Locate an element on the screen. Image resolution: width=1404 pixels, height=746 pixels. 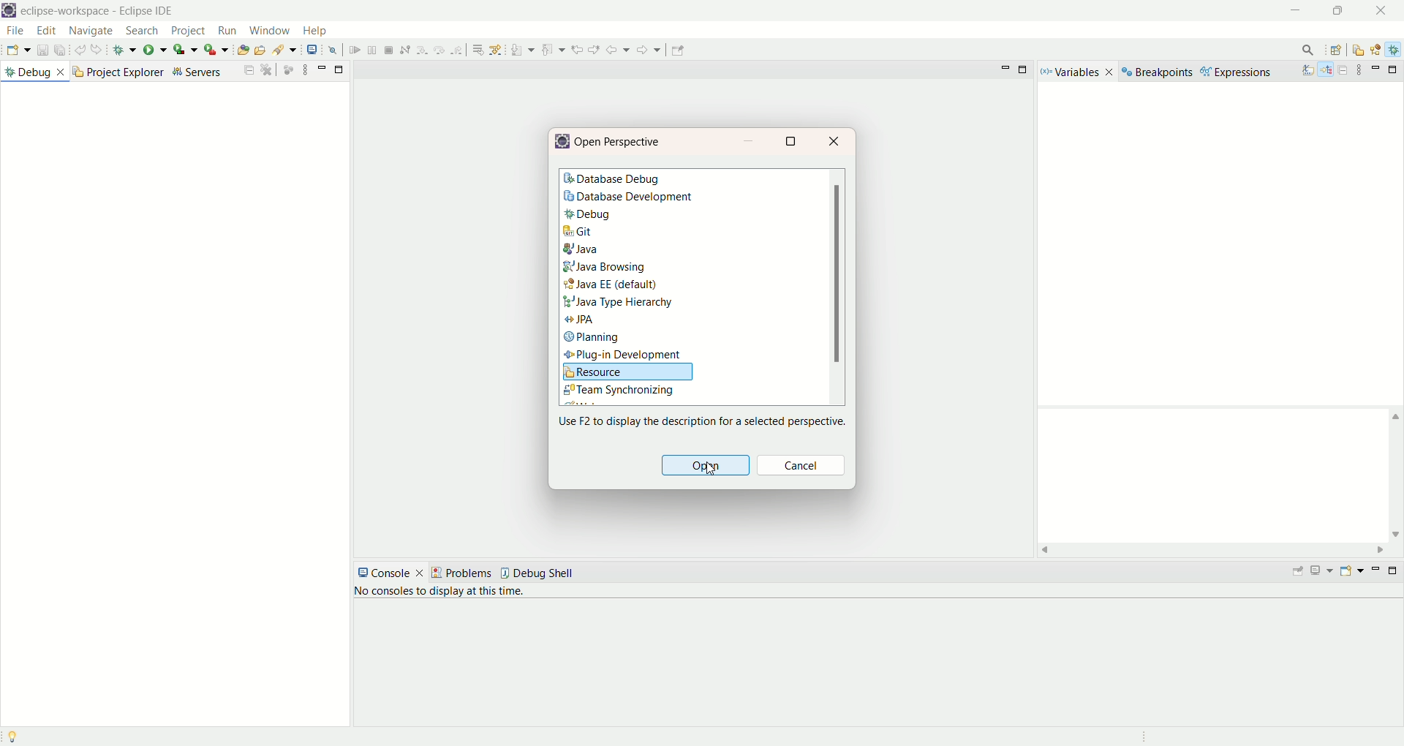
previous annotation is located at coordinates (655, 50).